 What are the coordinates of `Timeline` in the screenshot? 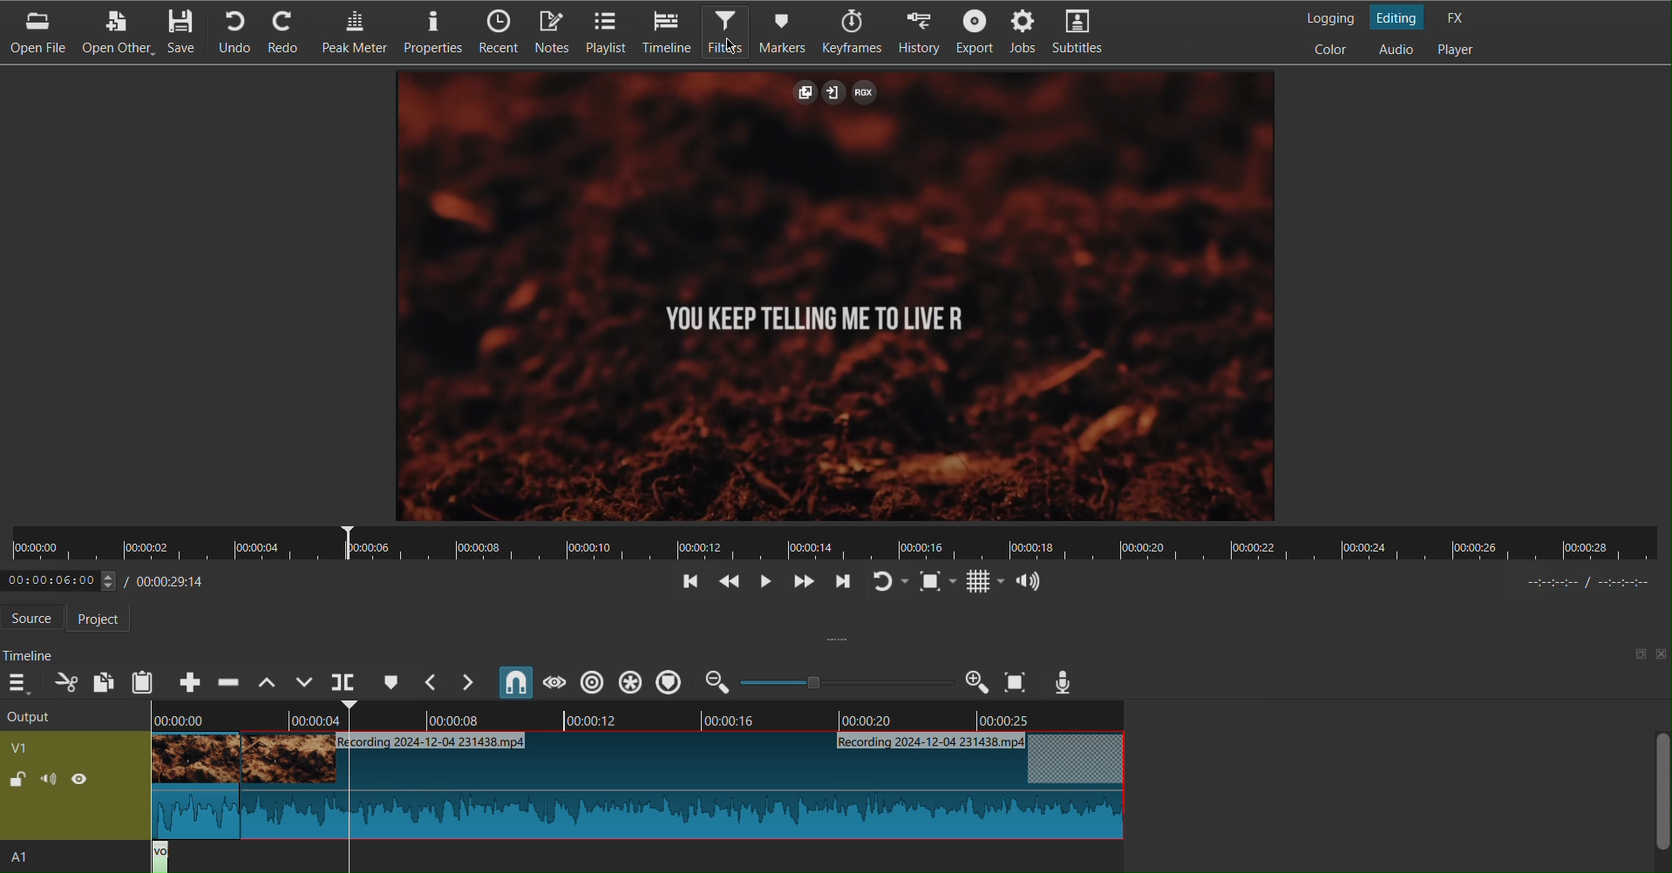 It's located at (666, 32).